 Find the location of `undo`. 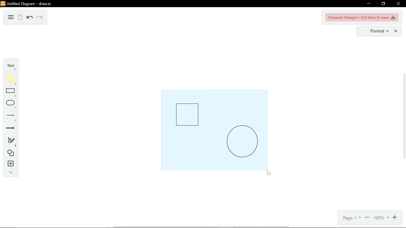

undo is located at coordinates (29, 18).